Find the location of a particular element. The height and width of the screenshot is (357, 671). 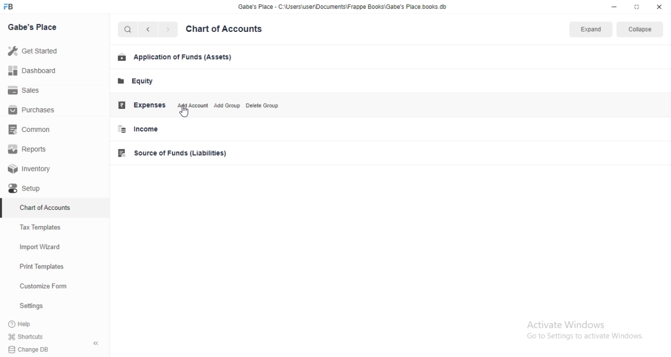

close is located at coordinates (660, 7).